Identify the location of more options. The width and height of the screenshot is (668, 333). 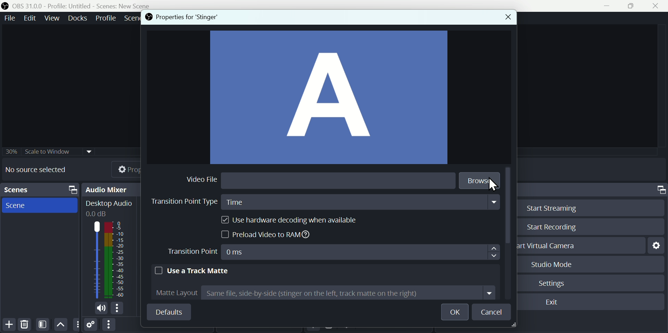
(119, 309).